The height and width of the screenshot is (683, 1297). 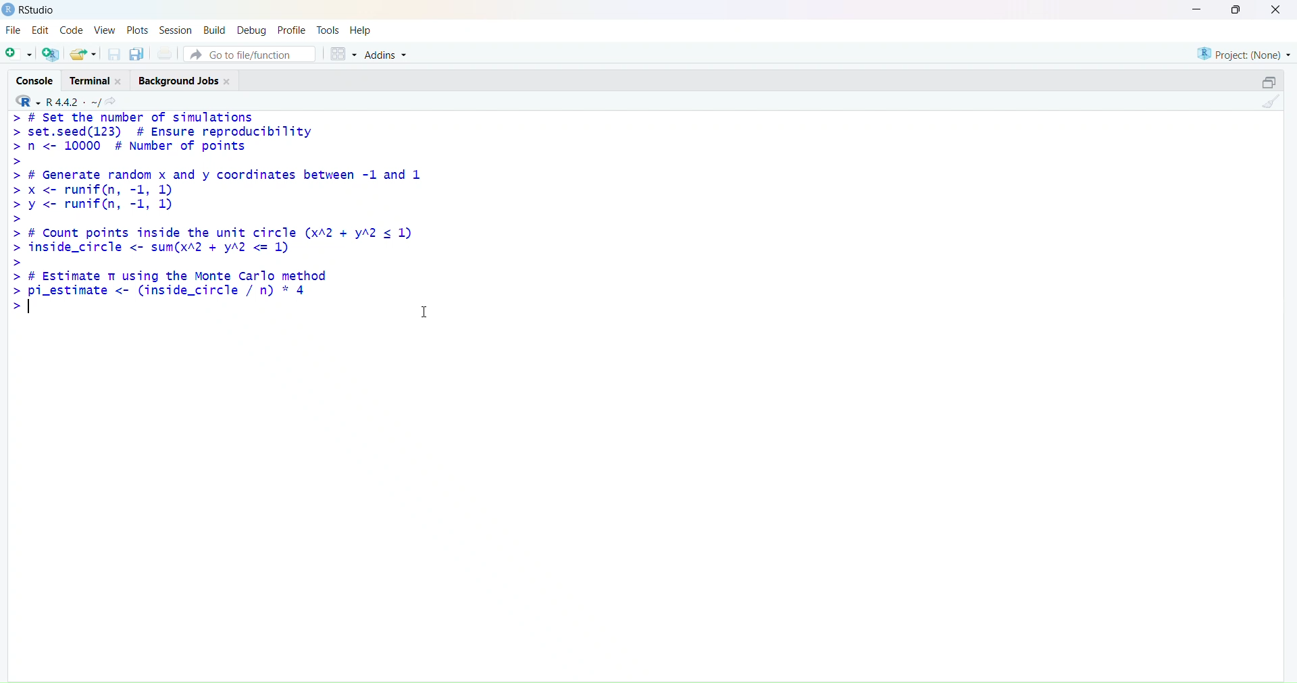 I want to click on Plots, so click(x=138, y=29).